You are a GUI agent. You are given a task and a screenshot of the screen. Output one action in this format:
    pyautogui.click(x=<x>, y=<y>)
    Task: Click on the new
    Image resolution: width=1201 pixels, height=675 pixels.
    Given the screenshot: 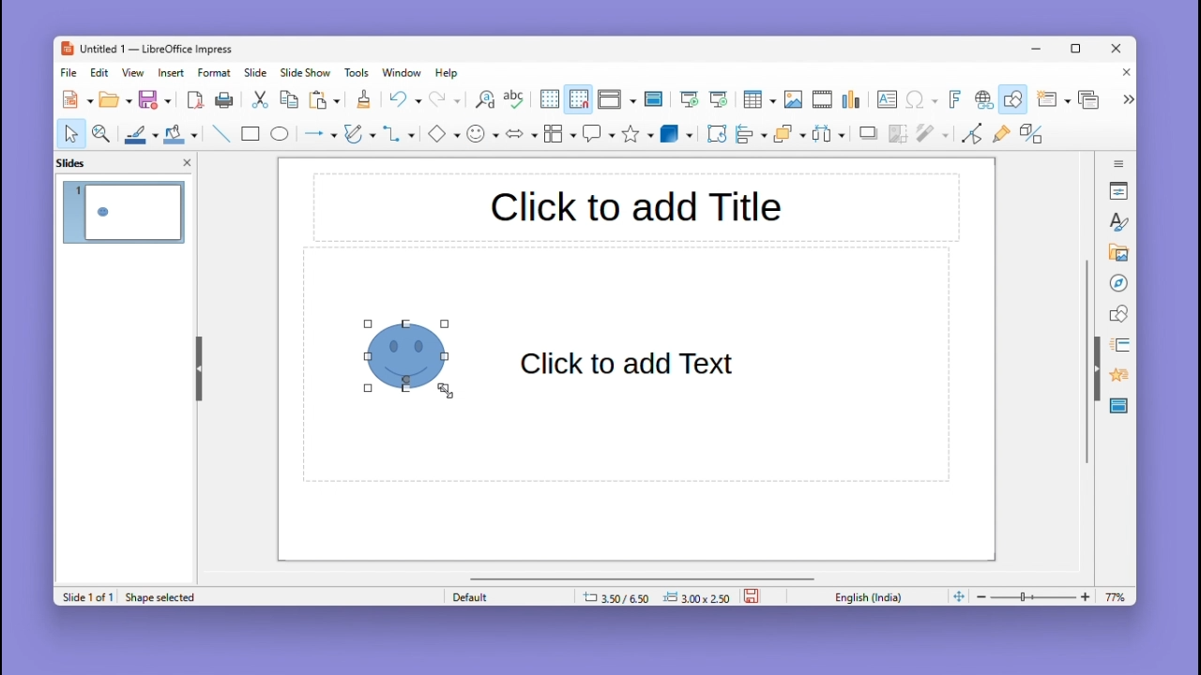 What is the action you would take?
    pyautogui.click(x=79, y=99)
    